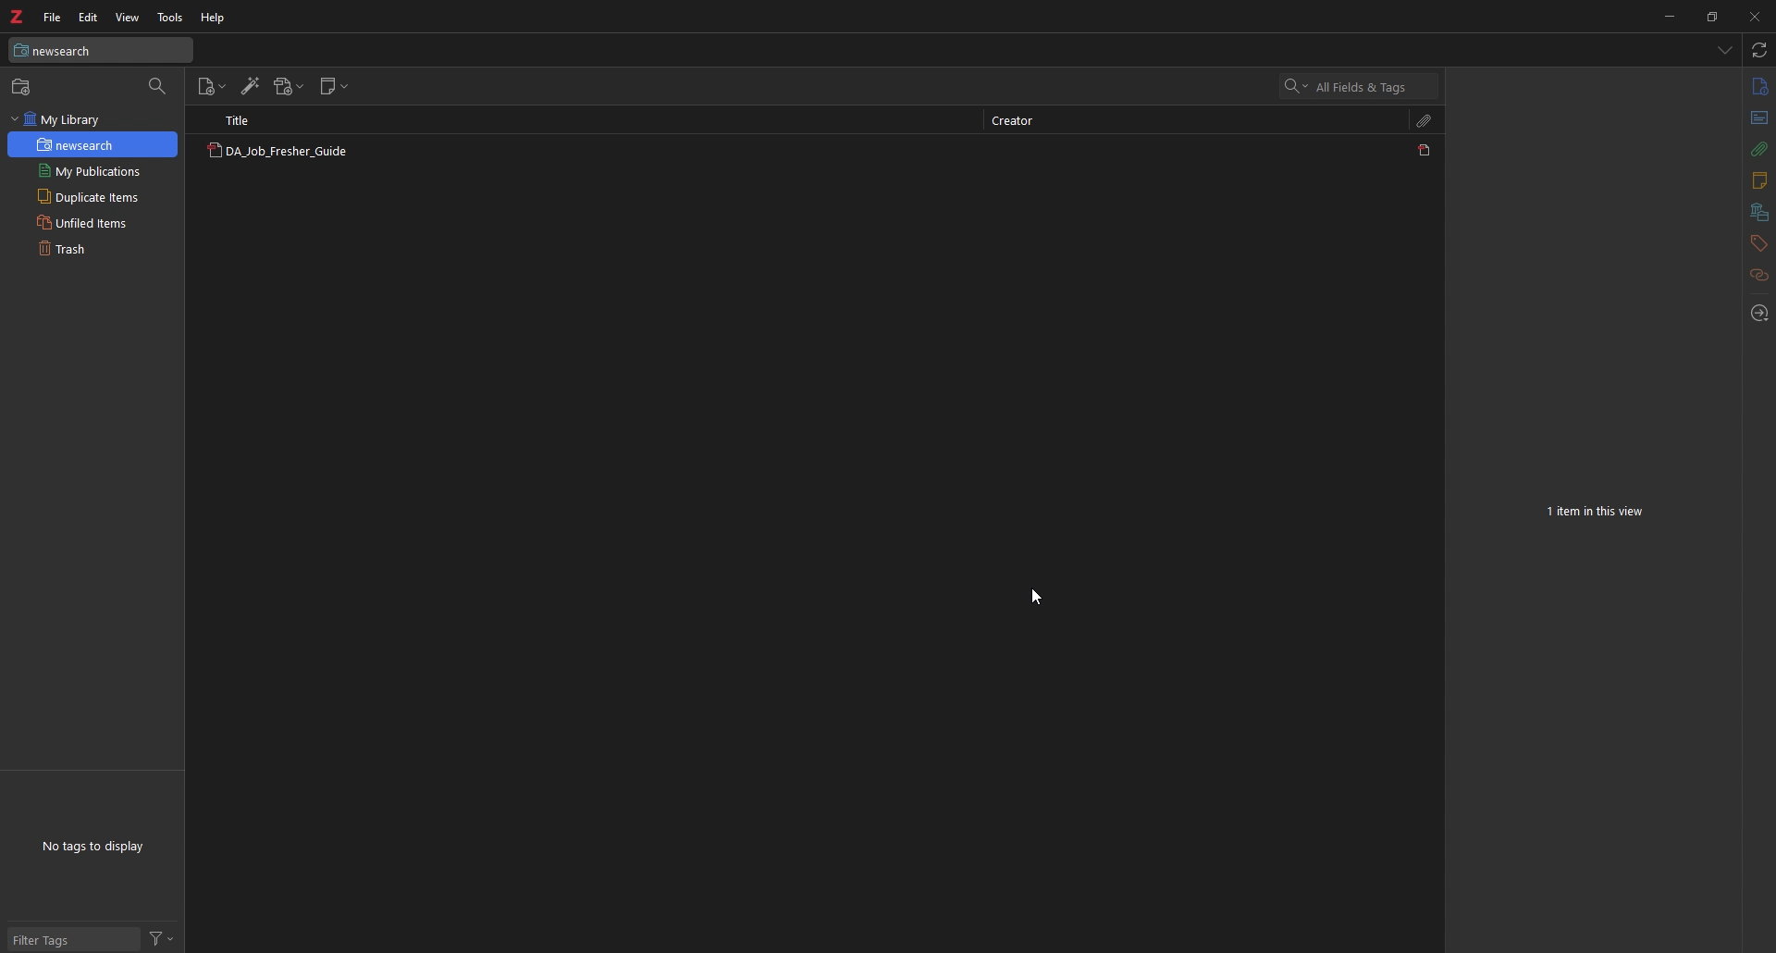 The image size is (1776, 953). Describe the element at coordinates (1760, 118) in the screenshot. I see `abstract` at that location.